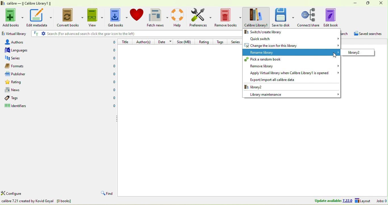 The height and width of the screenshot is (205, 388). I want to click on librery maintain, so click(291, 94).